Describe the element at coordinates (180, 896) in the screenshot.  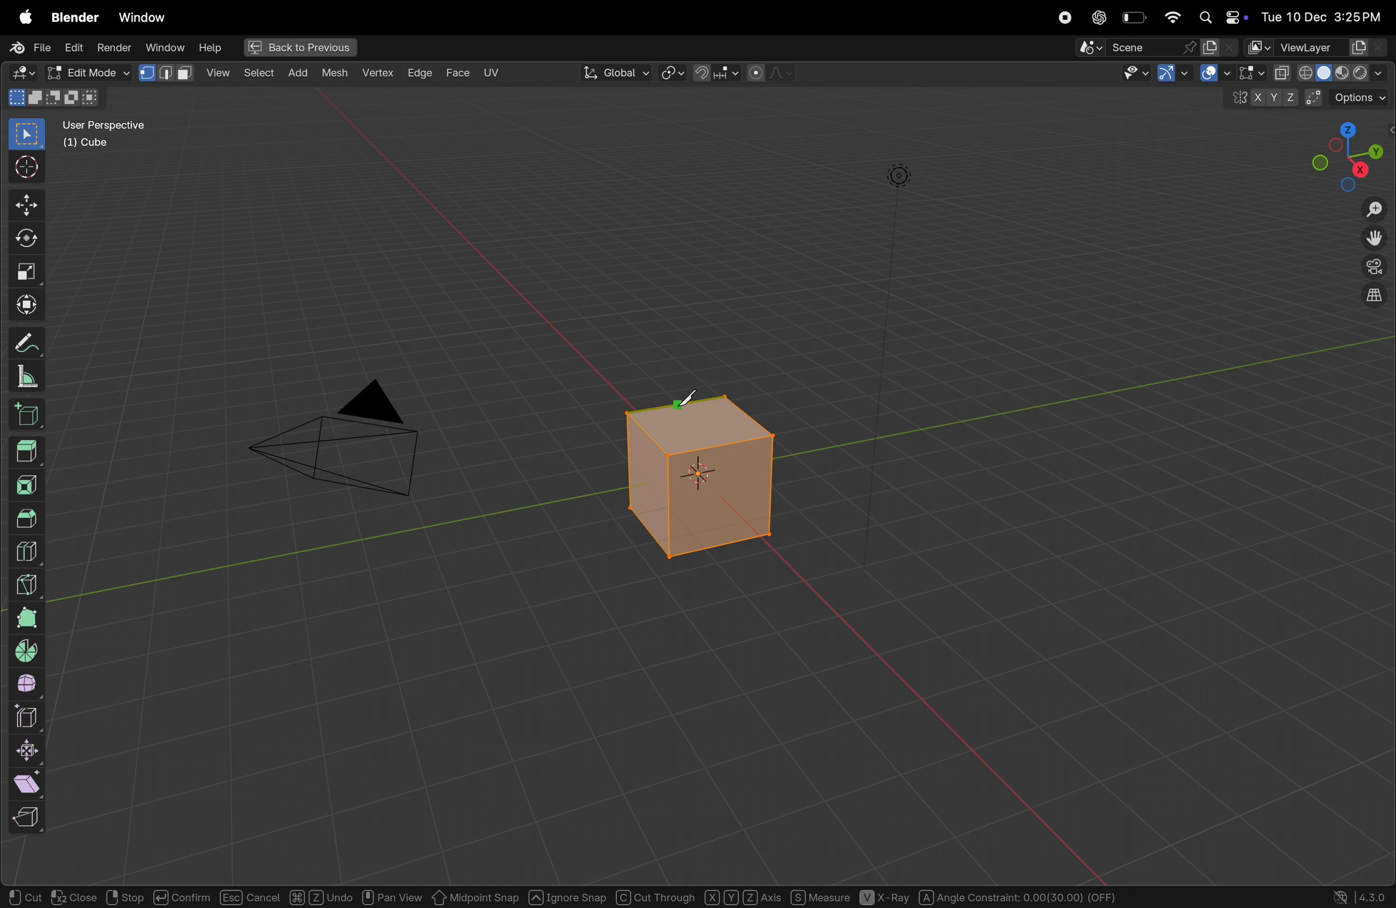
I see `Confirm` at that location.